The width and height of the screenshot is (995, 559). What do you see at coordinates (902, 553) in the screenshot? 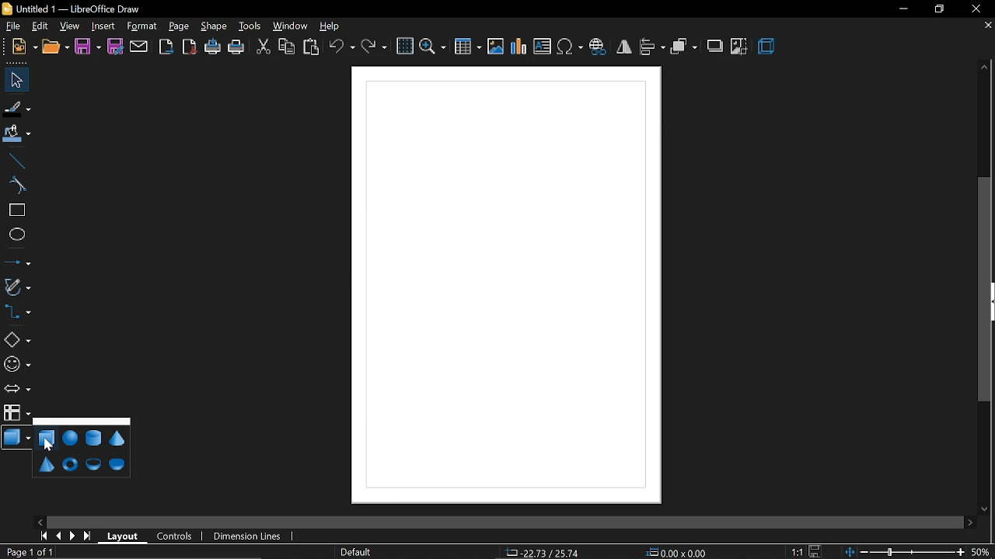
I see `change zoom` at bounding box center [902, 553].